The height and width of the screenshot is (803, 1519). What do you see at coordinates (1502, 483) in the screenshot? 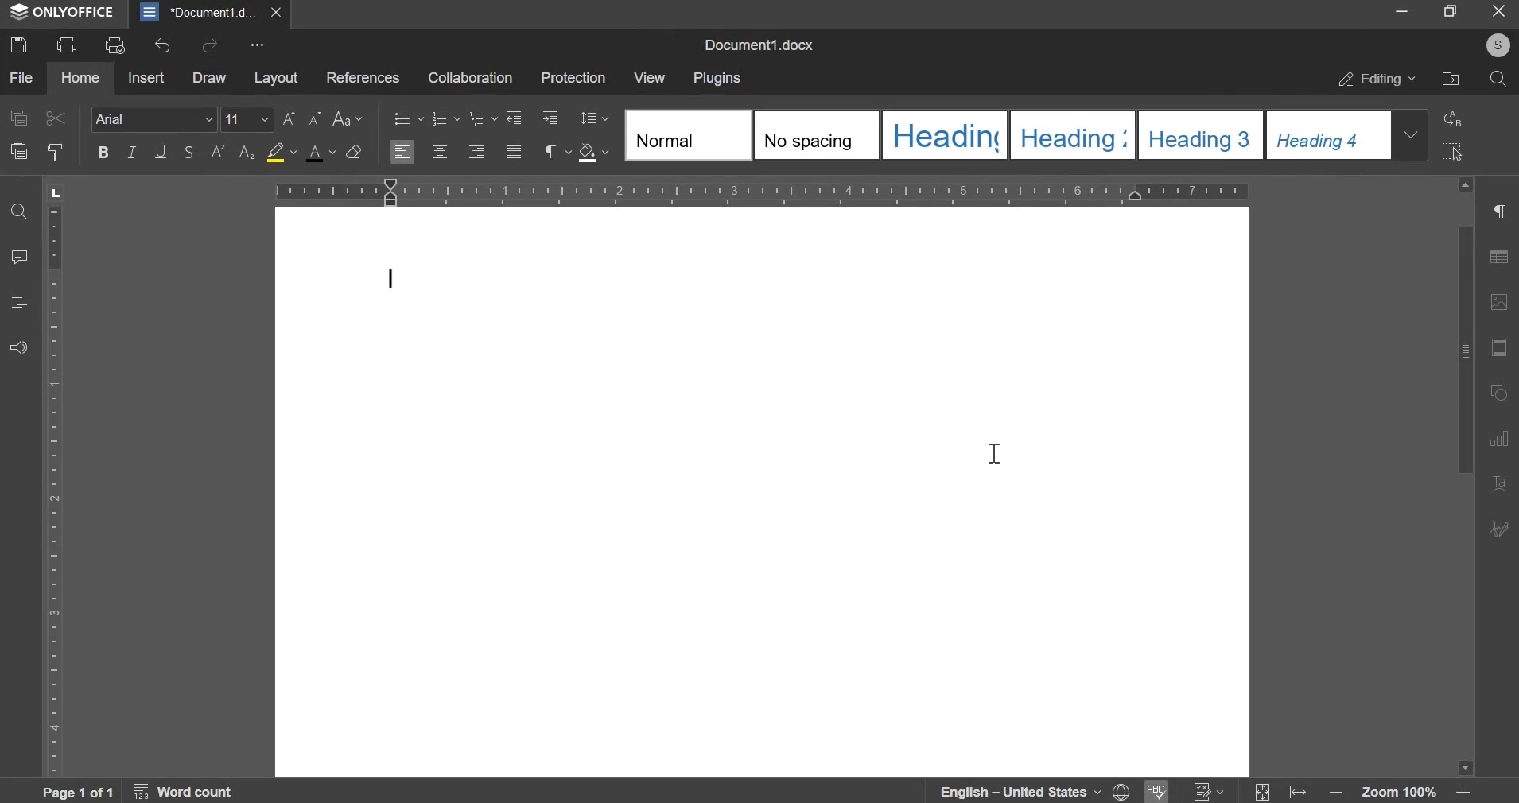
I see `text wrap` at bounding box center [1502, 483].